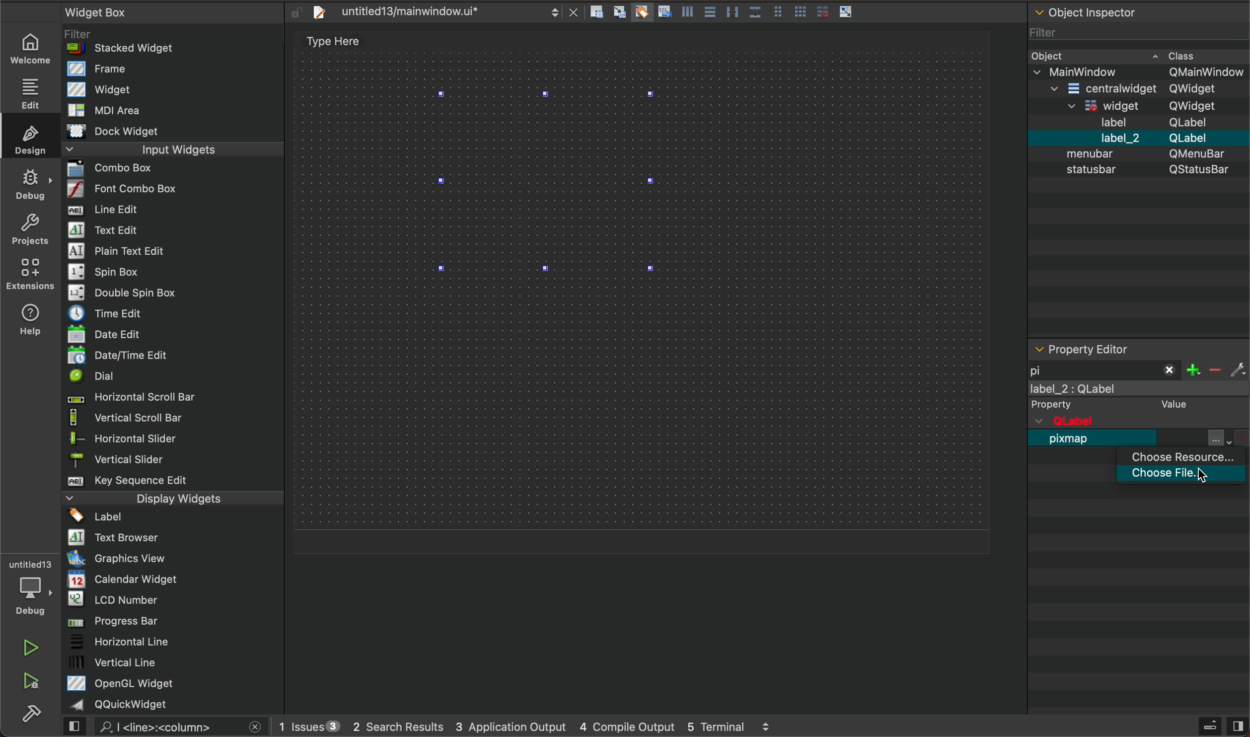  Describe the element at coordinates (29, 227) in the screenshot. I see `projects` at that location.